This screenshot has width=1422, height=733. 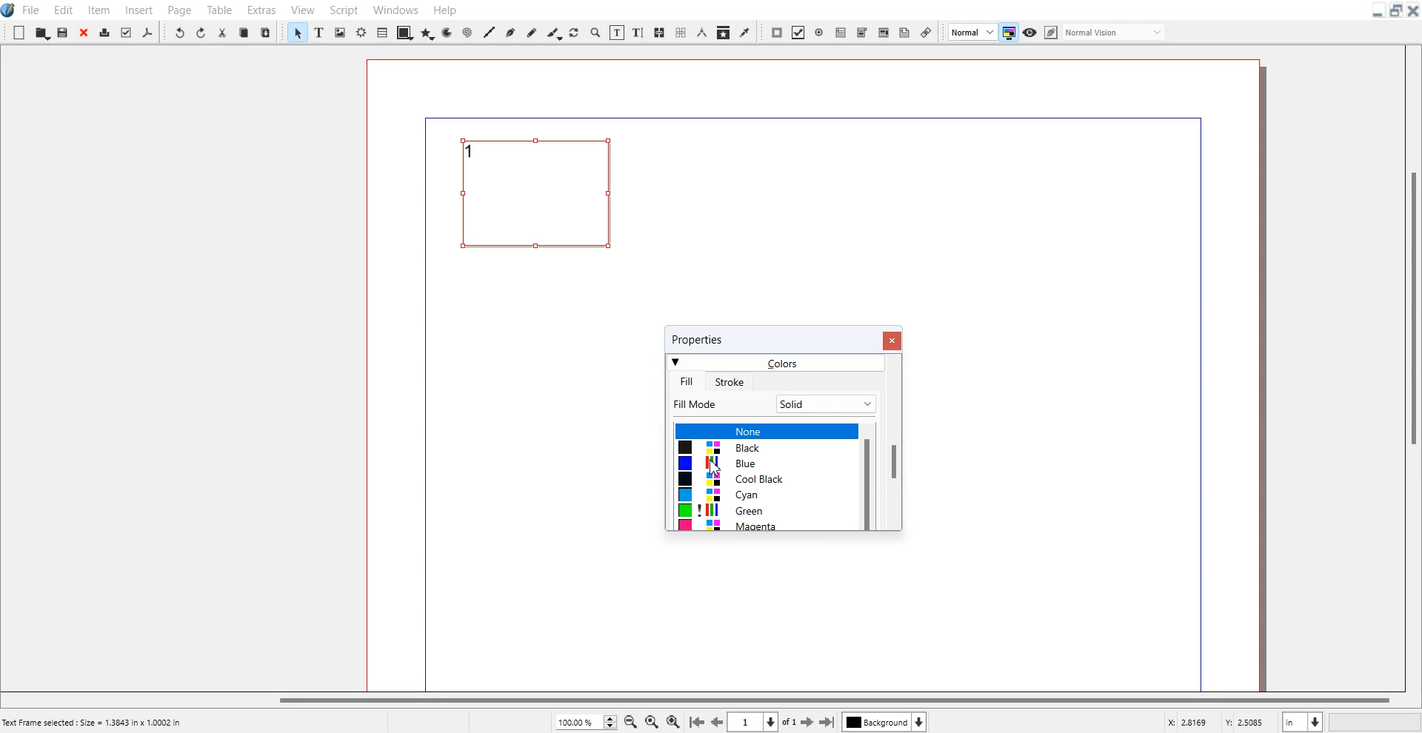 I want to click on Image Preview Quality, so click(x=972, y=31).